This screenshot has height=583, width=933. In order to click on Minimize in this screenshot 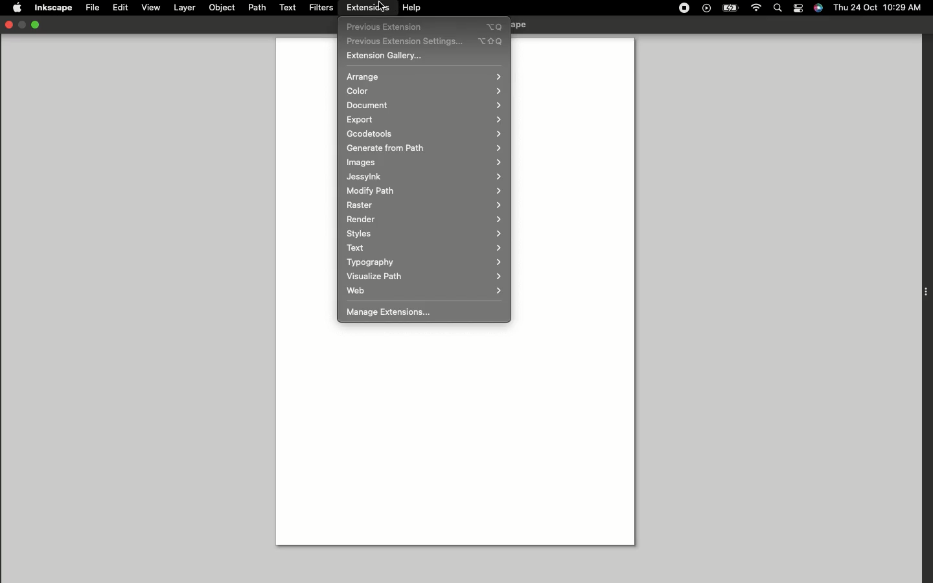, I will do `click(38, 26)`.